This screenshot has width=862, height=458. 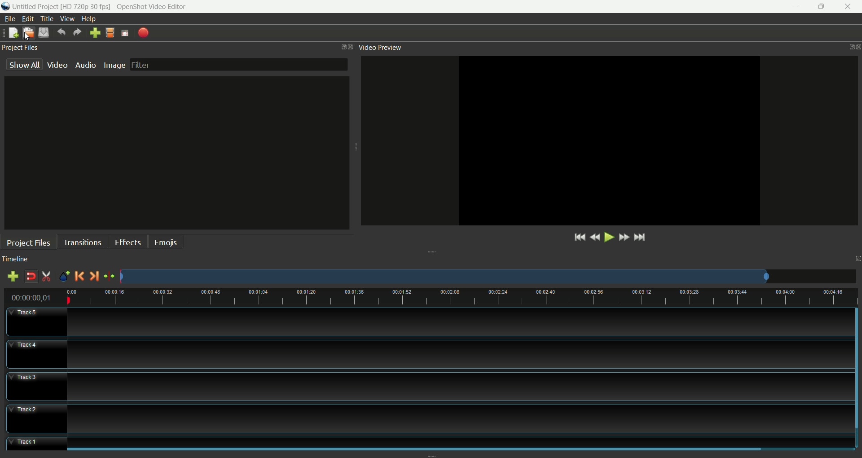 I want to click on track1, so click(x=37, y=440).